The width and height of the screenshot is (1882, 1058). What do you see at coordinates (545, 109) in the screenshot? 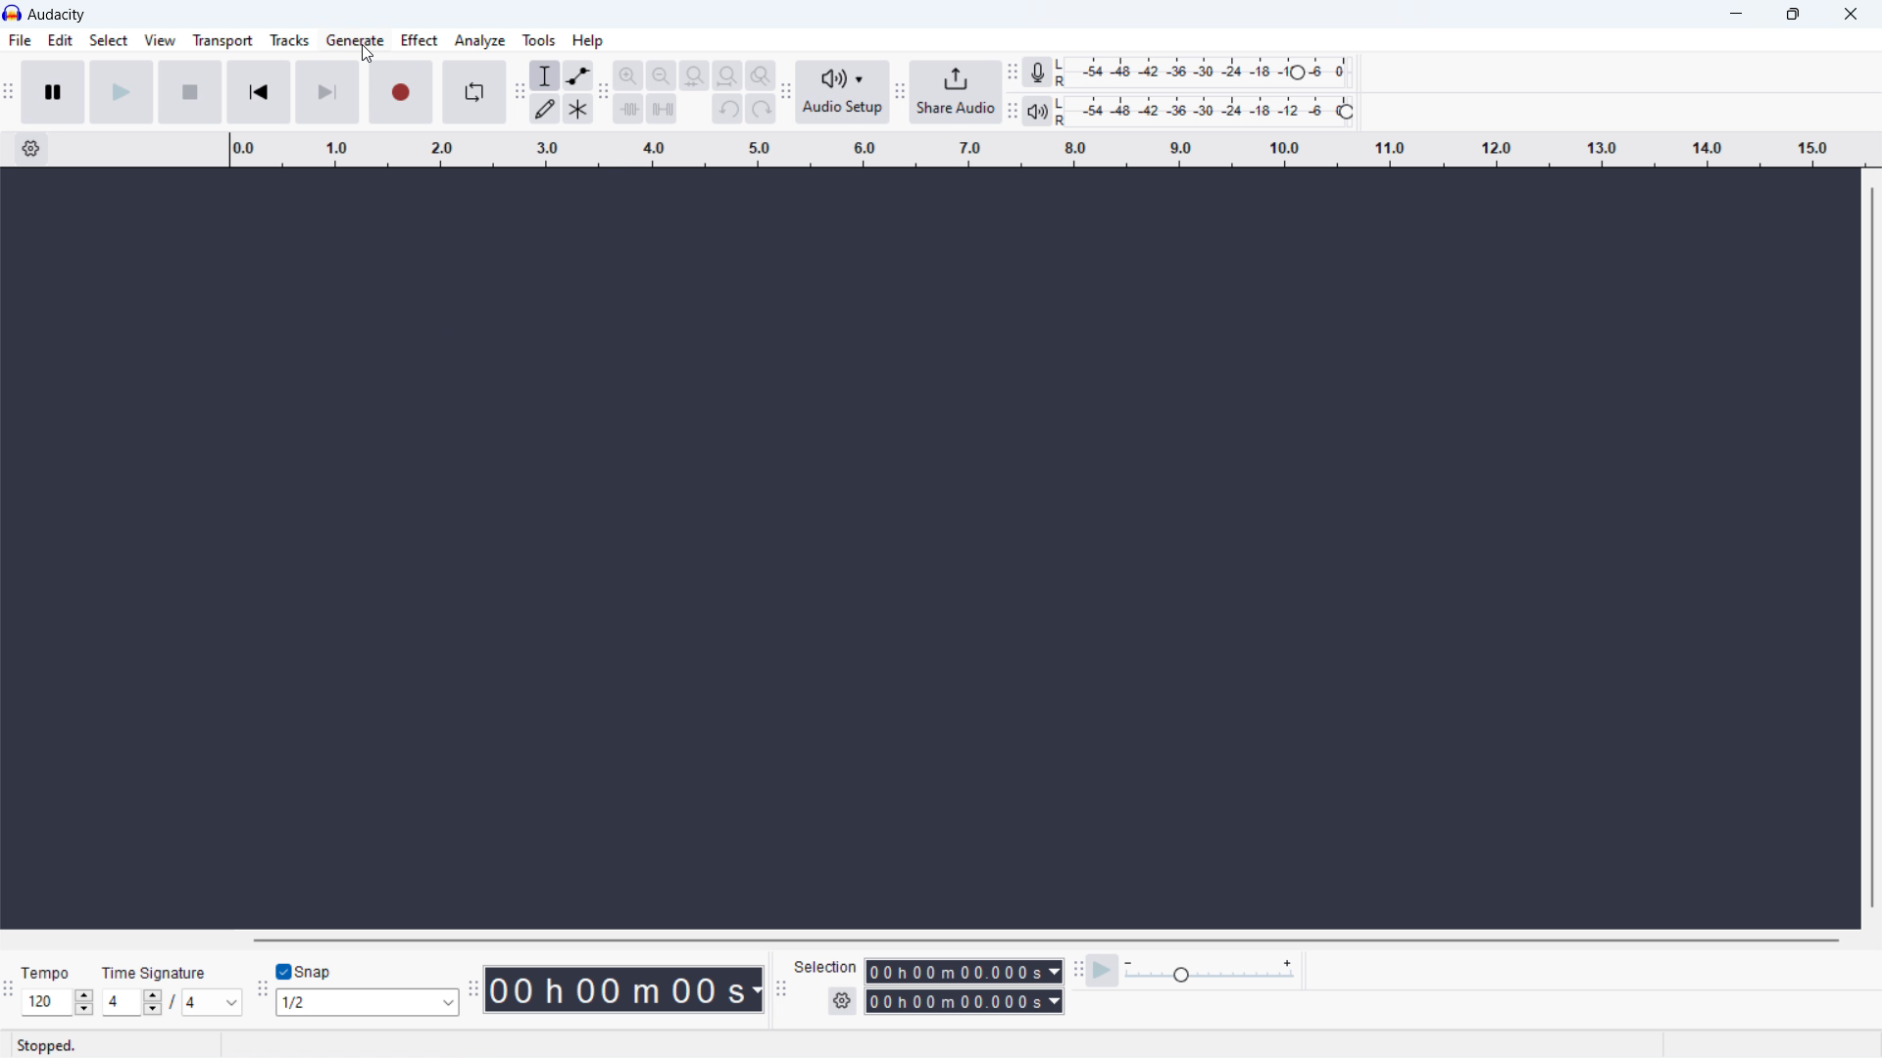
I see `draw tool` at bounding box center [545, 109].